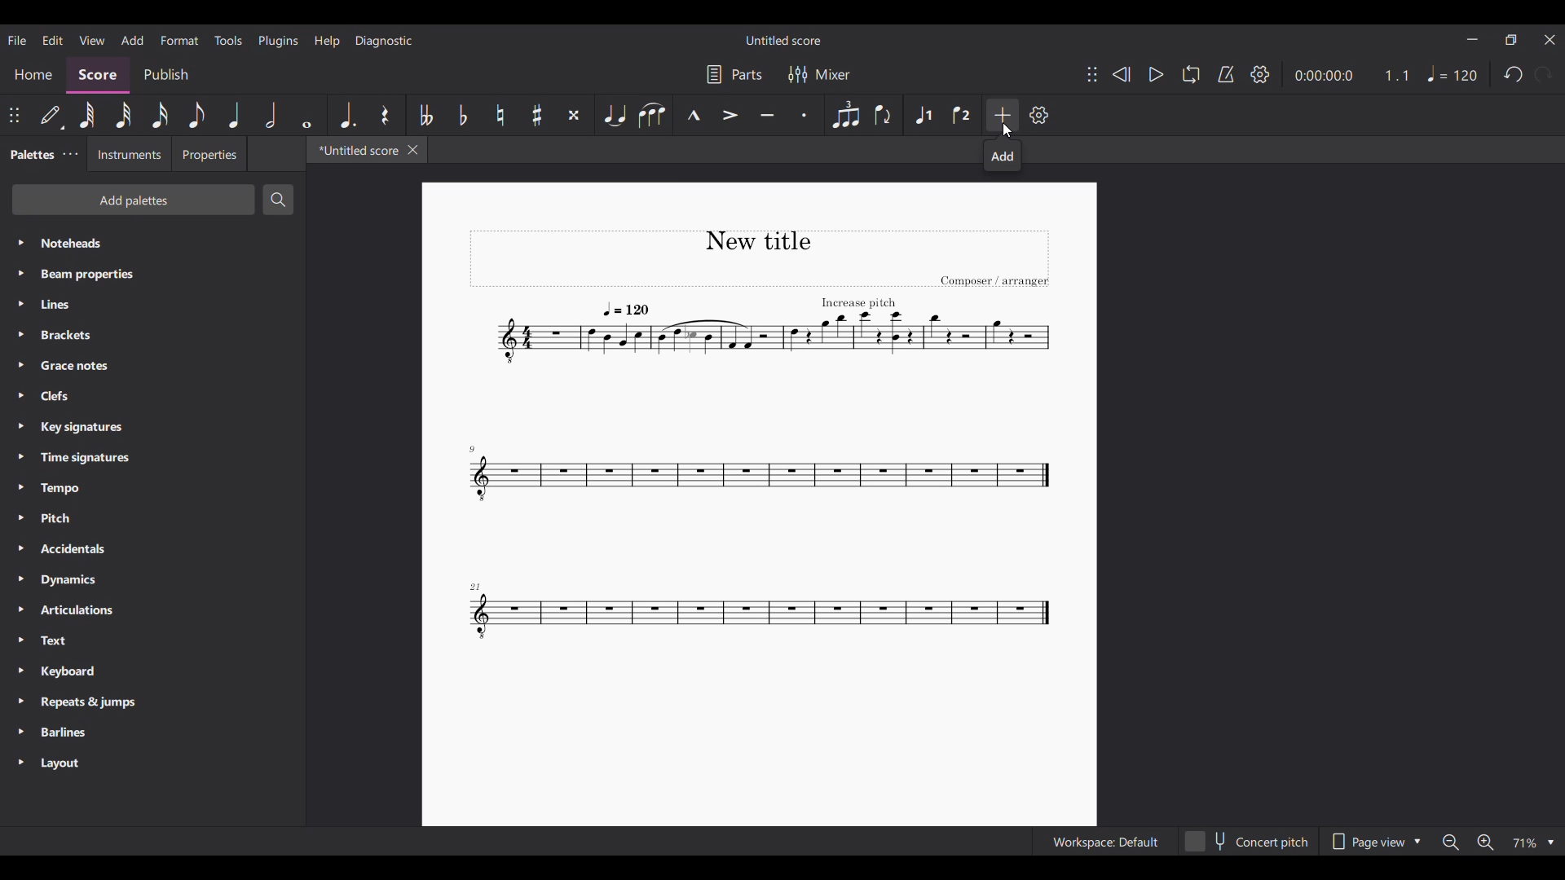 Image resolution: width=1565 pixels, height=880 pixels. I want to click on *Untitled score, current tab, so click(355, 149).